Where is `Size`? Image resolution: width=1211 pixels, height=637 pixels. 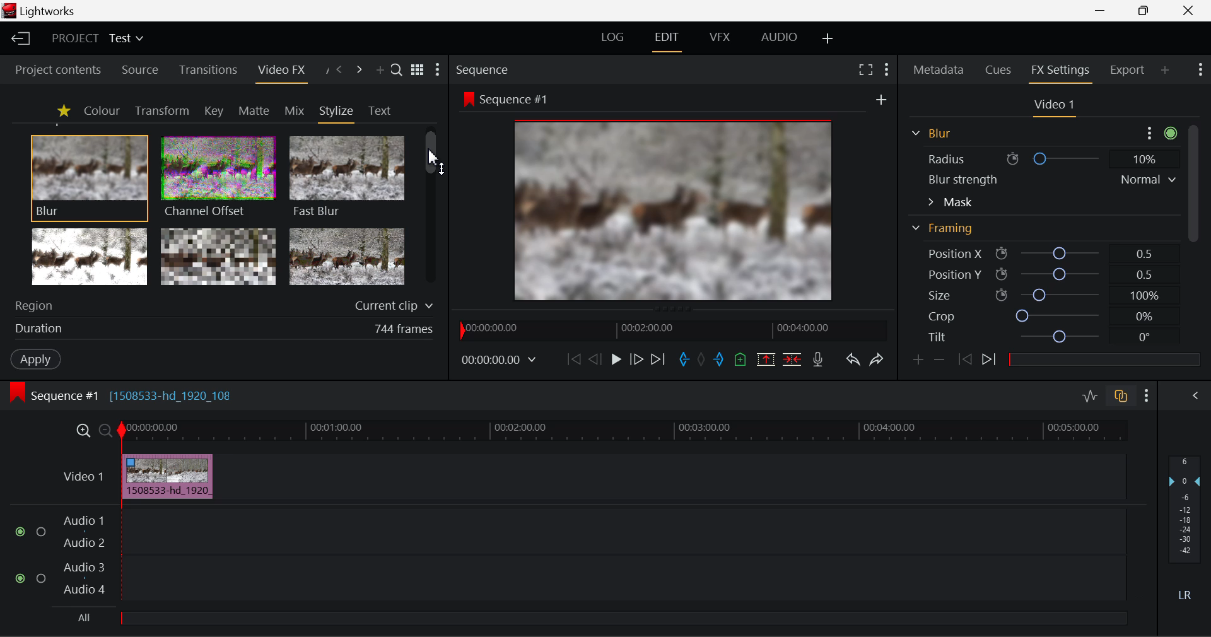
Size is located at coordinates (1040, 295).